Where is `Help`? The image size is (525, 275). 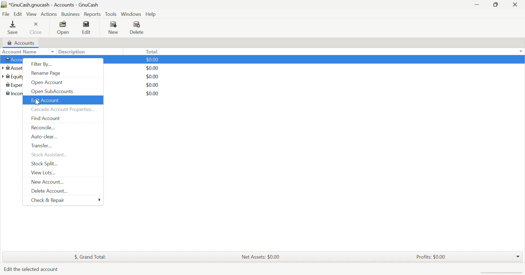
Help is located at coordinates (151, 14).